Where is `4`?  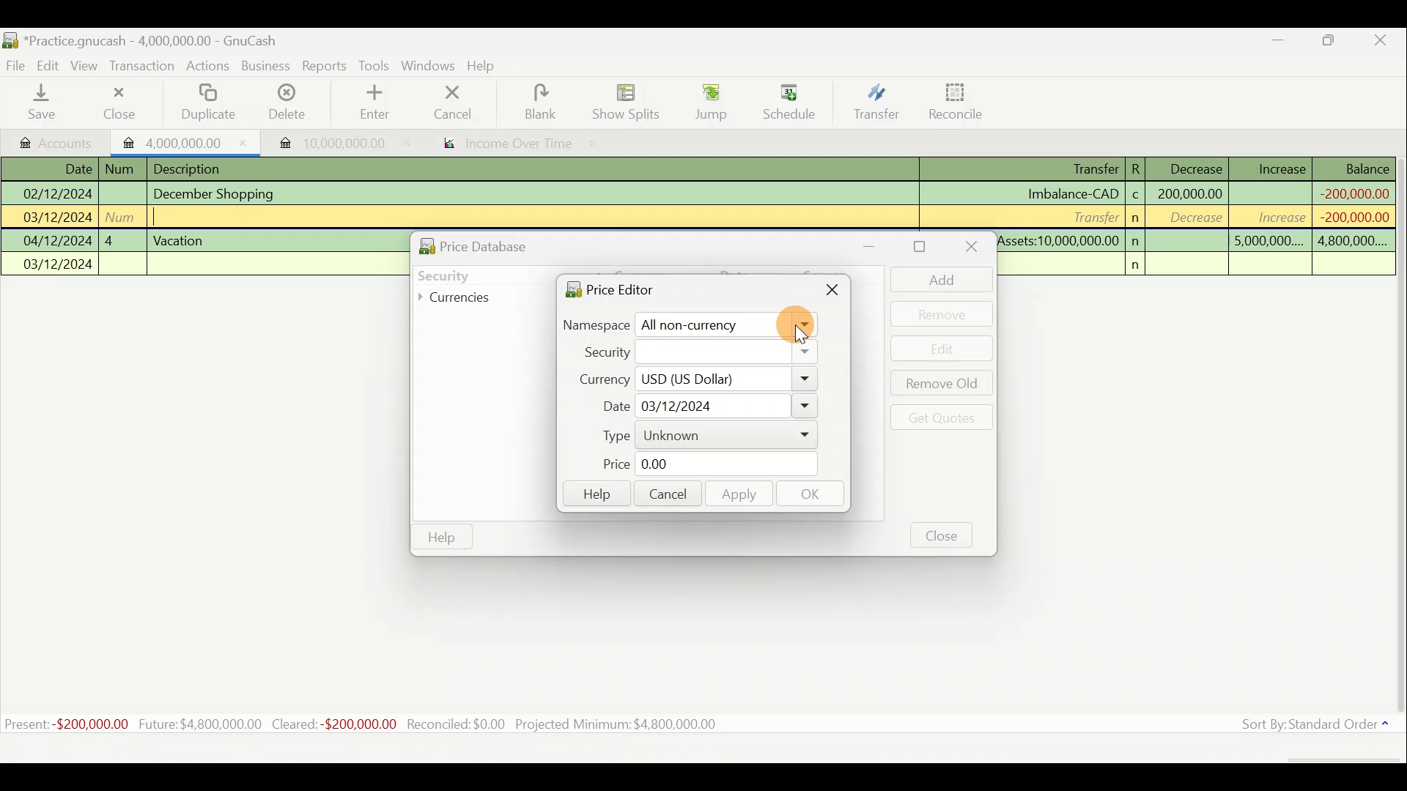
4 is located at coordinates (122, 239).